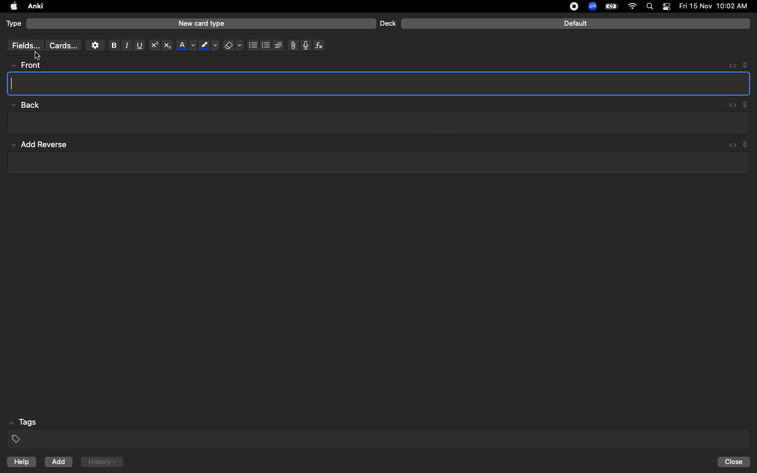  What do you see at coordinates (745, 65) in the screenshot?
I see `Pin` at bounding box center [745, 65].